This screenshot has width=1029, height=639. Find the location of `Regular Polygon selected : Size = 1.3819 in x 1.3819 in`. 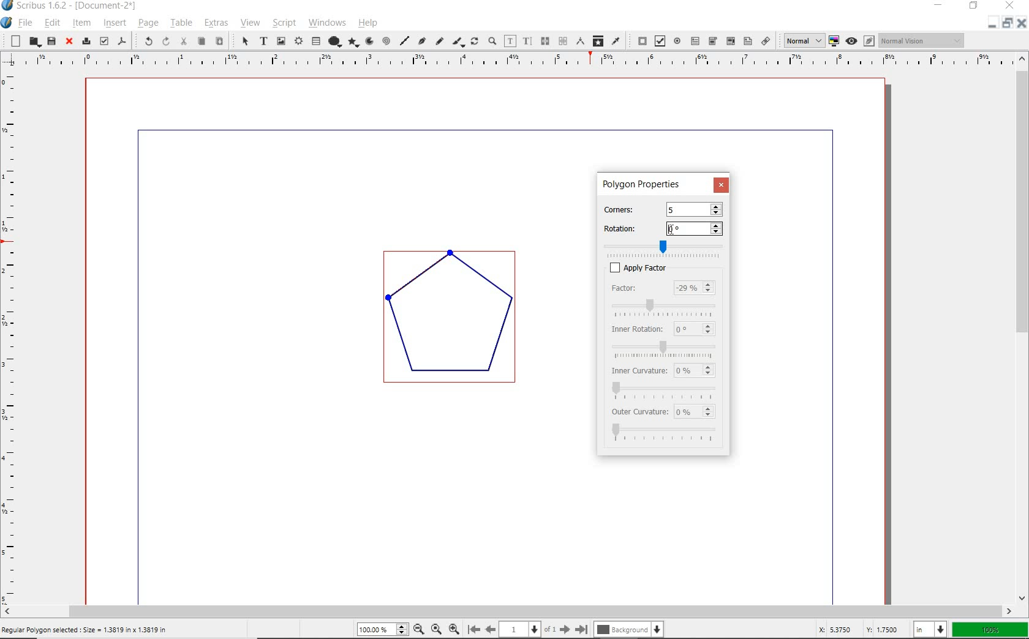

Regular Polygon selected : Size = 1.3819 in x 1.3819 in is located at coordinates (88, 629).